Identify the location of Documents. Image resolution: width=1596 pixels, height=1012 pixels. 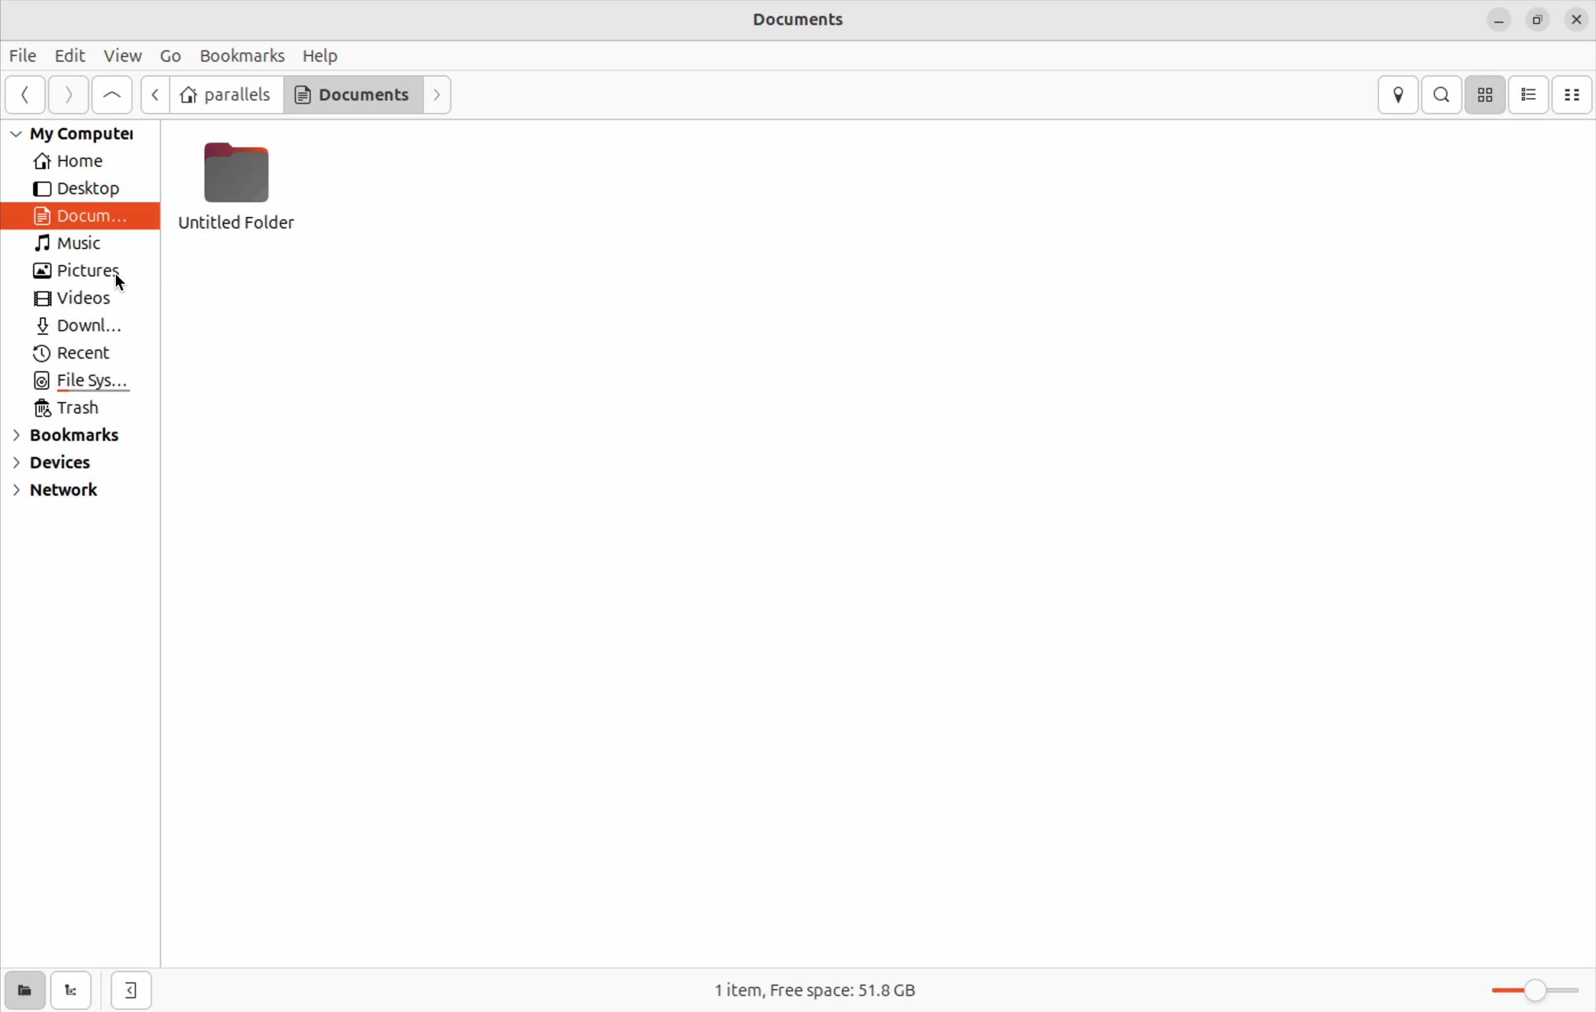
(807, 21).